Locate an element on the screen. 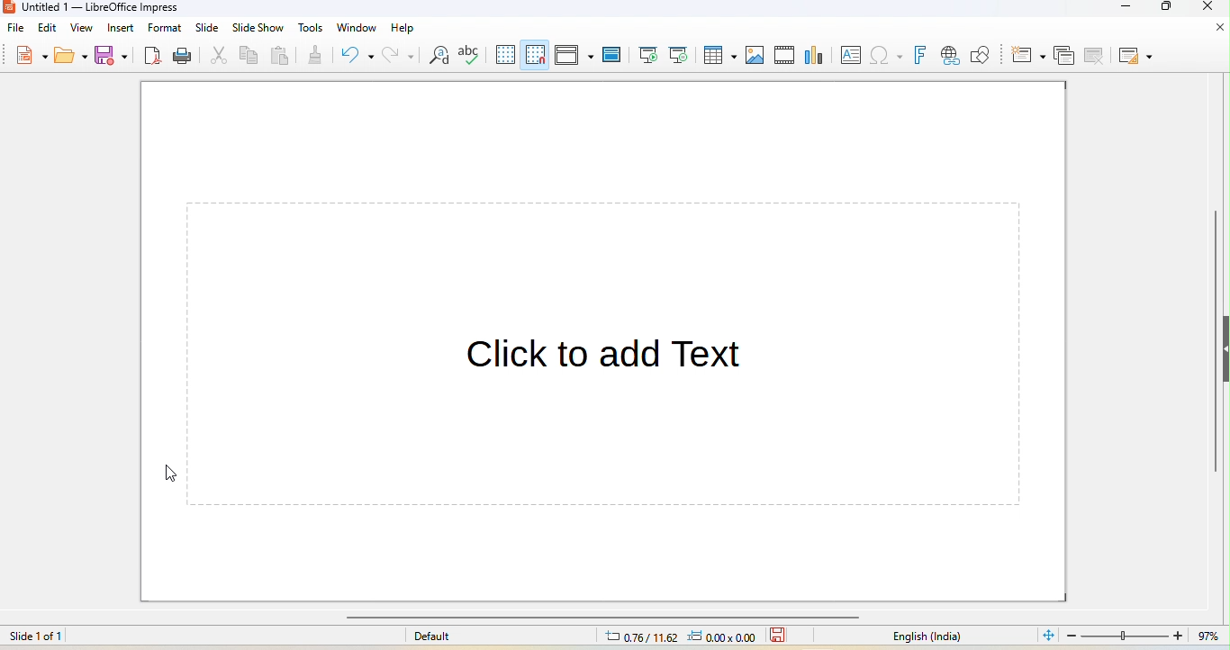 Image resolution: width=1230 pixels, height=650 pixels. window is located at coordinates (357, 28).